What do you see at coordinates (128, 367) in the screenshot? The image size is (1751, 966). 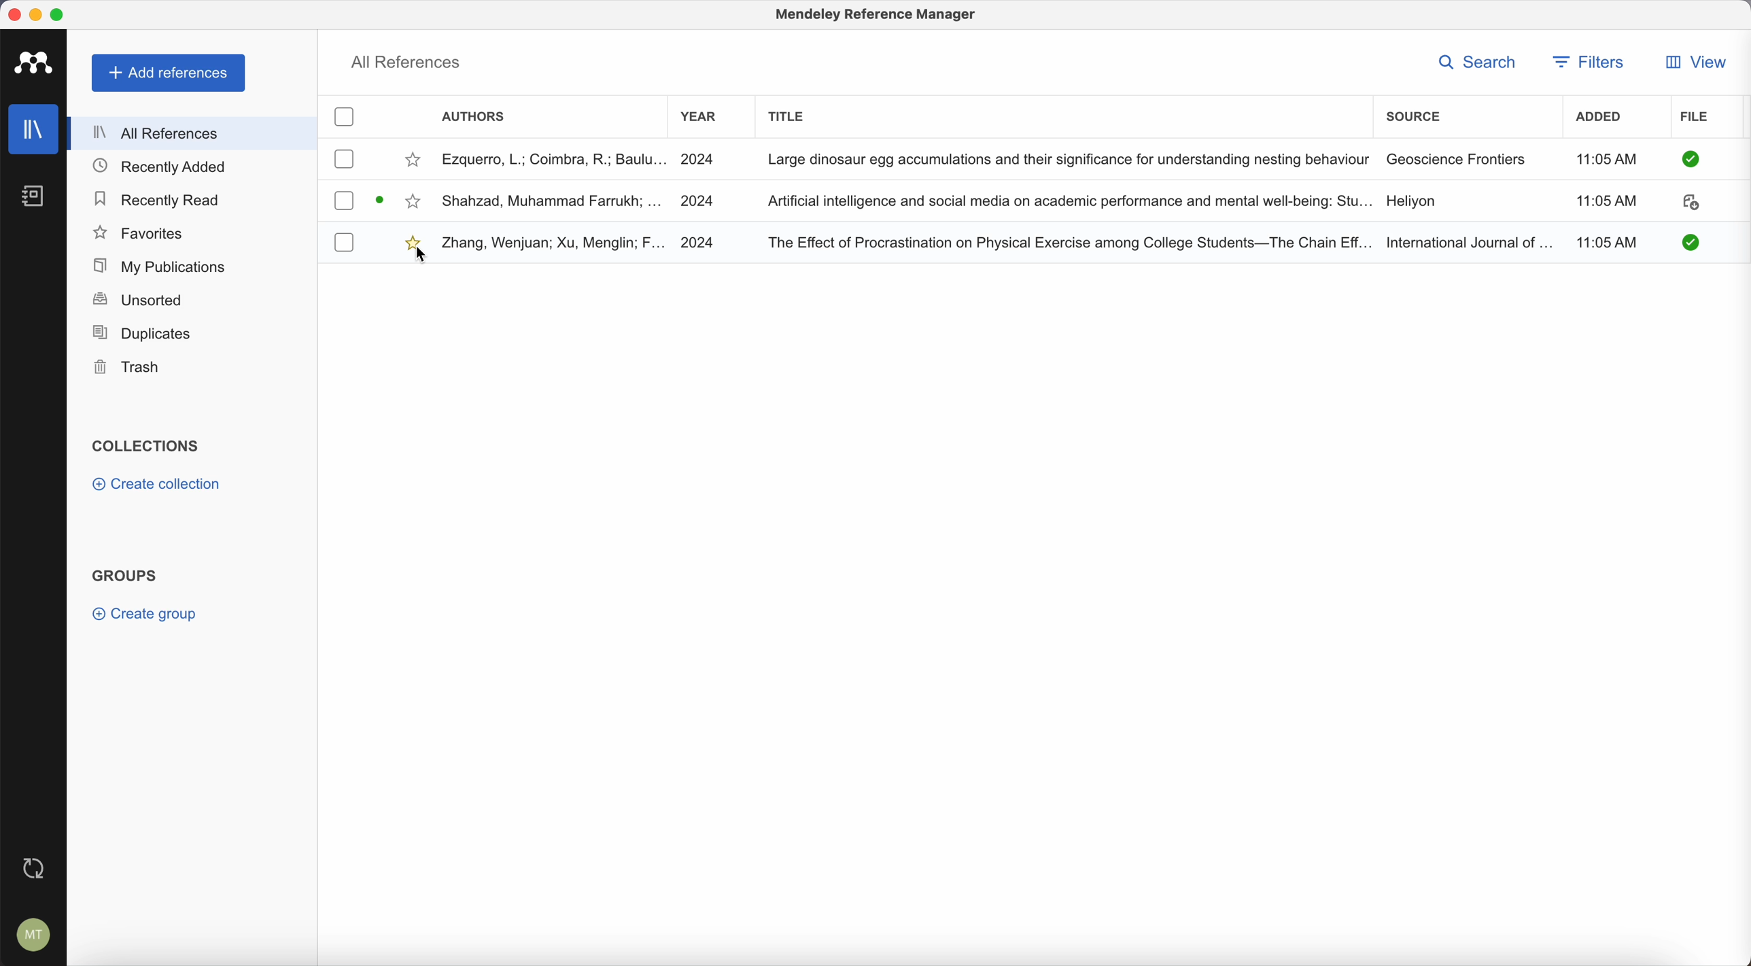 I see `trash` at bounding box center [128, 367].